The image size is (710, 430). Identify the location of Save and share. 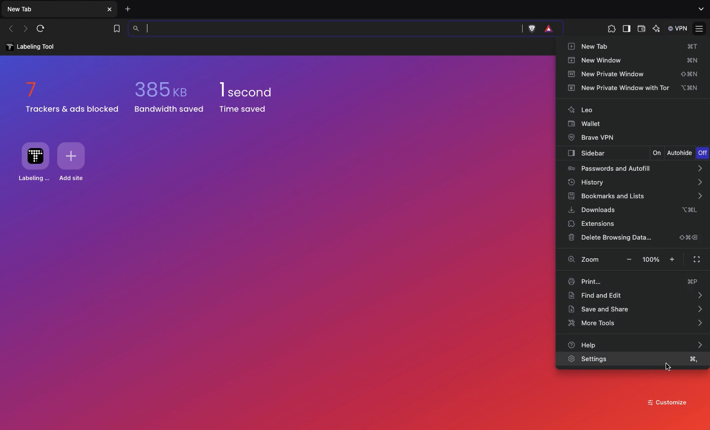
(635, 309).